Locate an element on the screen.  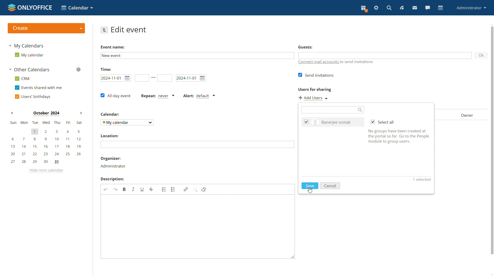
add location is located at coordinates (197, 144).